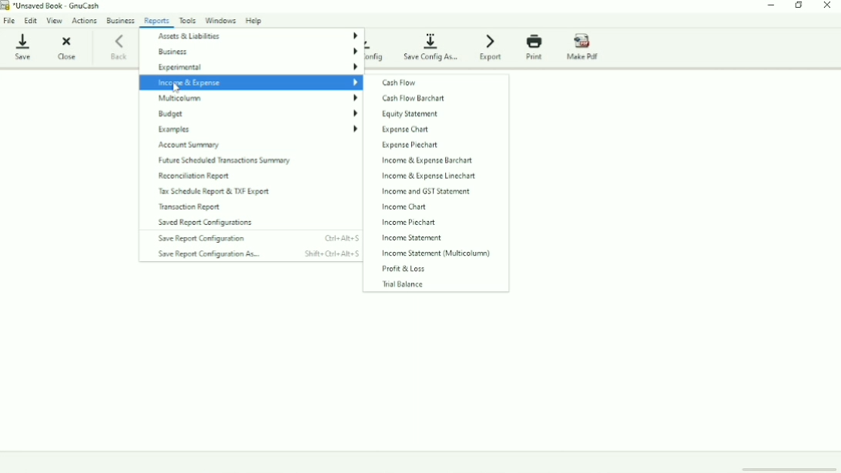 This screenshot has width=841, height=473. I want to click on Back, so click(121, 46).